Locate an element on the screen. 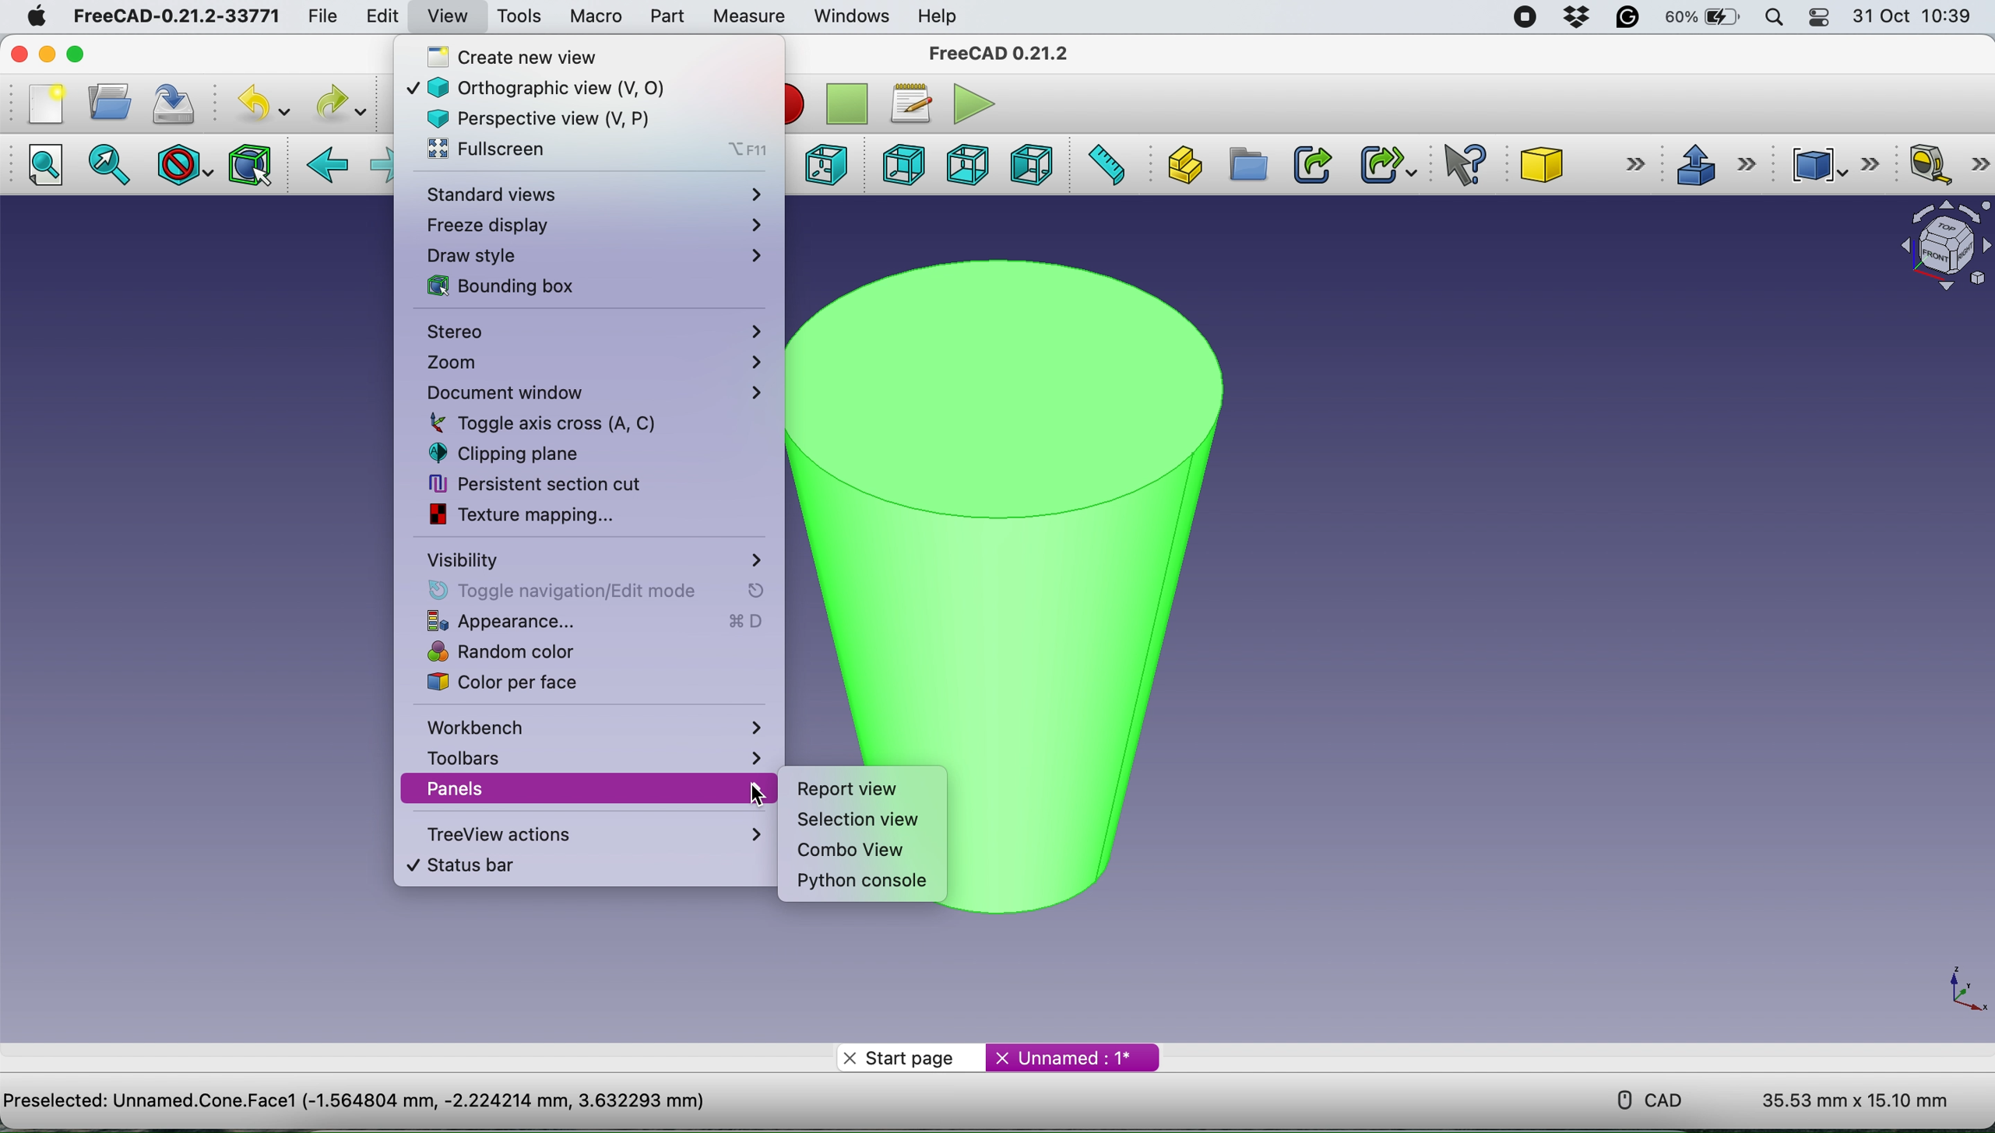 This screenshot has height=1133, width=1995. zoom is located at coordinates (592, 363).